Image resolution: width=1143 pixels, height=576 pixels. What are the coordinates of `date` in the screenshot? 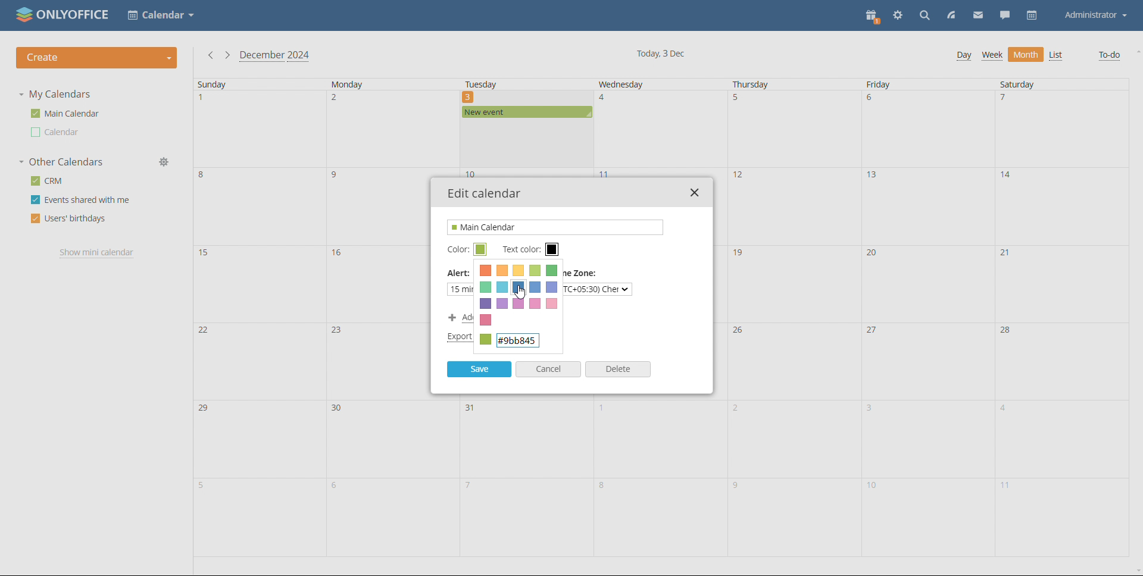 It's located at (794, 282).